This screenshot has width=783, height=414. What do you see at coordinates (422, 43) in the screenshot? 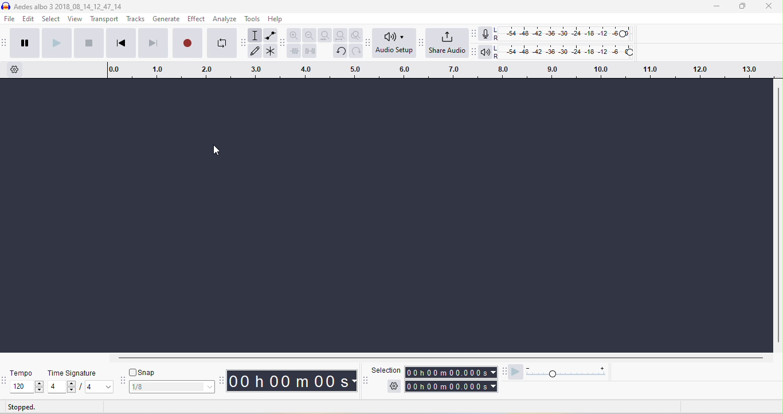
I see `Audacity share audio toolbar` at bounding box center [422, 43].